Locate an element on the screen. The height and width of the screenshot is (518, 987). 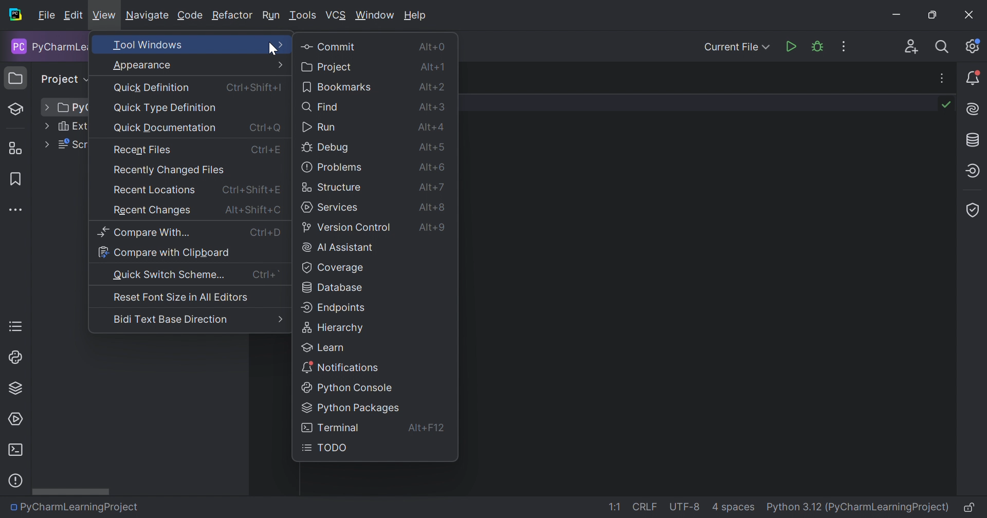
Learn is located at coordinates (21, 109).